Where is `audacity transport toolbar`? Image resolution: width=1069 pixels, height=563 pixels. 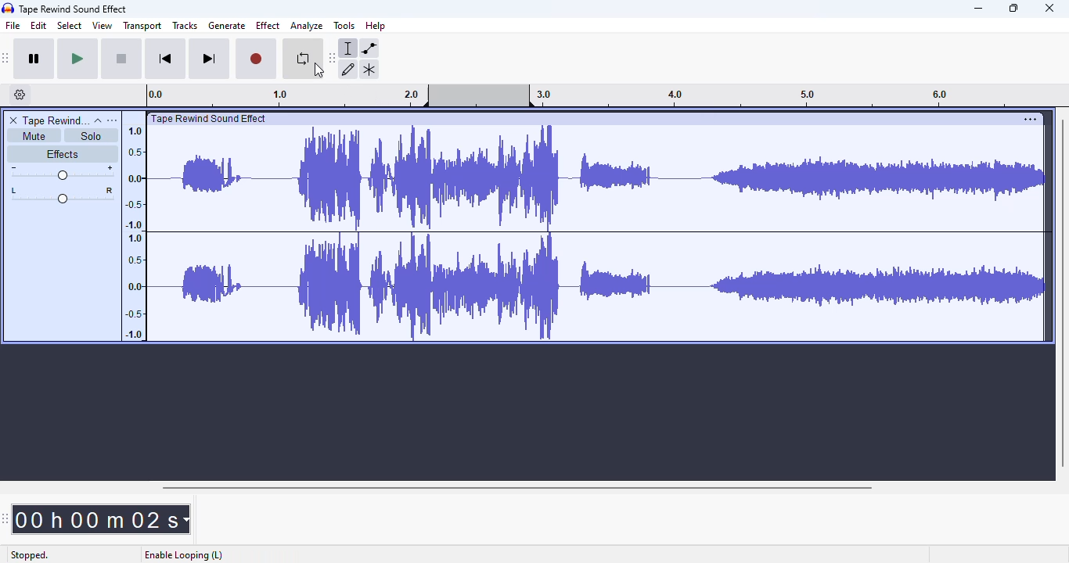 audacity transport toolbar is located at coordinates (5, 59).